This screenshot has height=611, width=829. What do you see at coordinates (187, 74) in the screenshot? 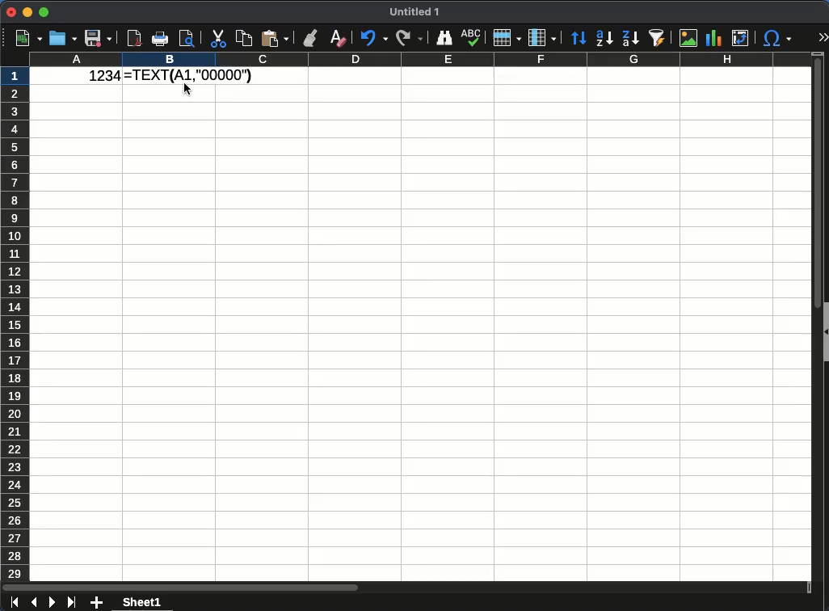
I see `=TEXT(A1, "00000")` at bounding box center [187, 74].